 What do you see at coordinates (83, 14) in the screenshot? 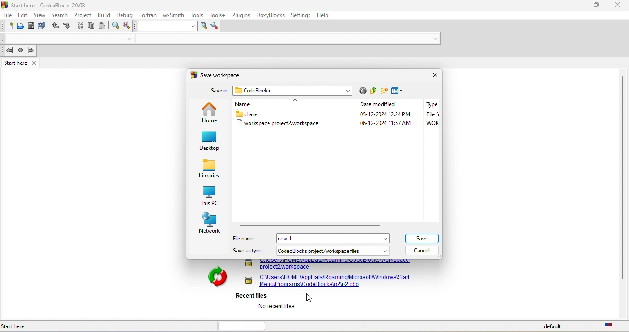
I see `project` at bounding box center [83, 14].